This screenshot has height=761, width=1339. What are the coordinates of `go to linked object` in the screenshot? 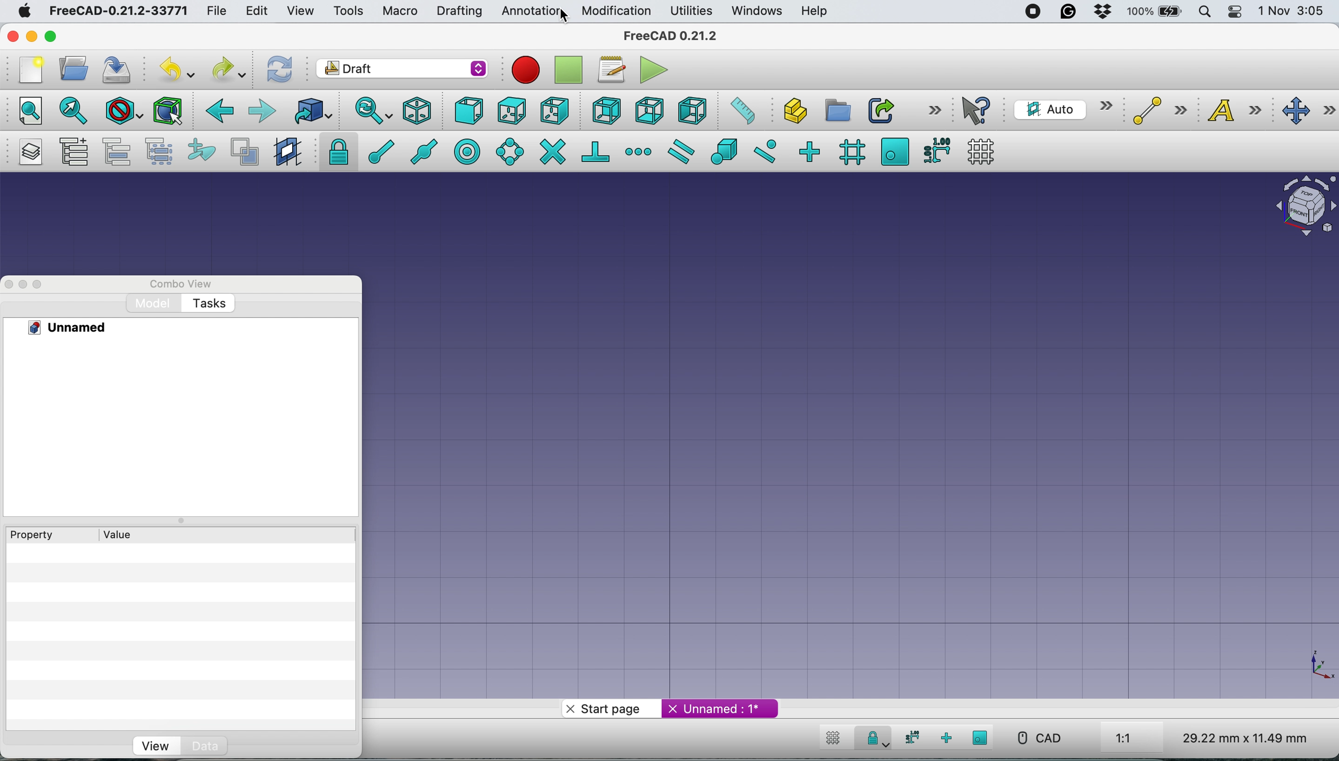 It's located at (311, 110).